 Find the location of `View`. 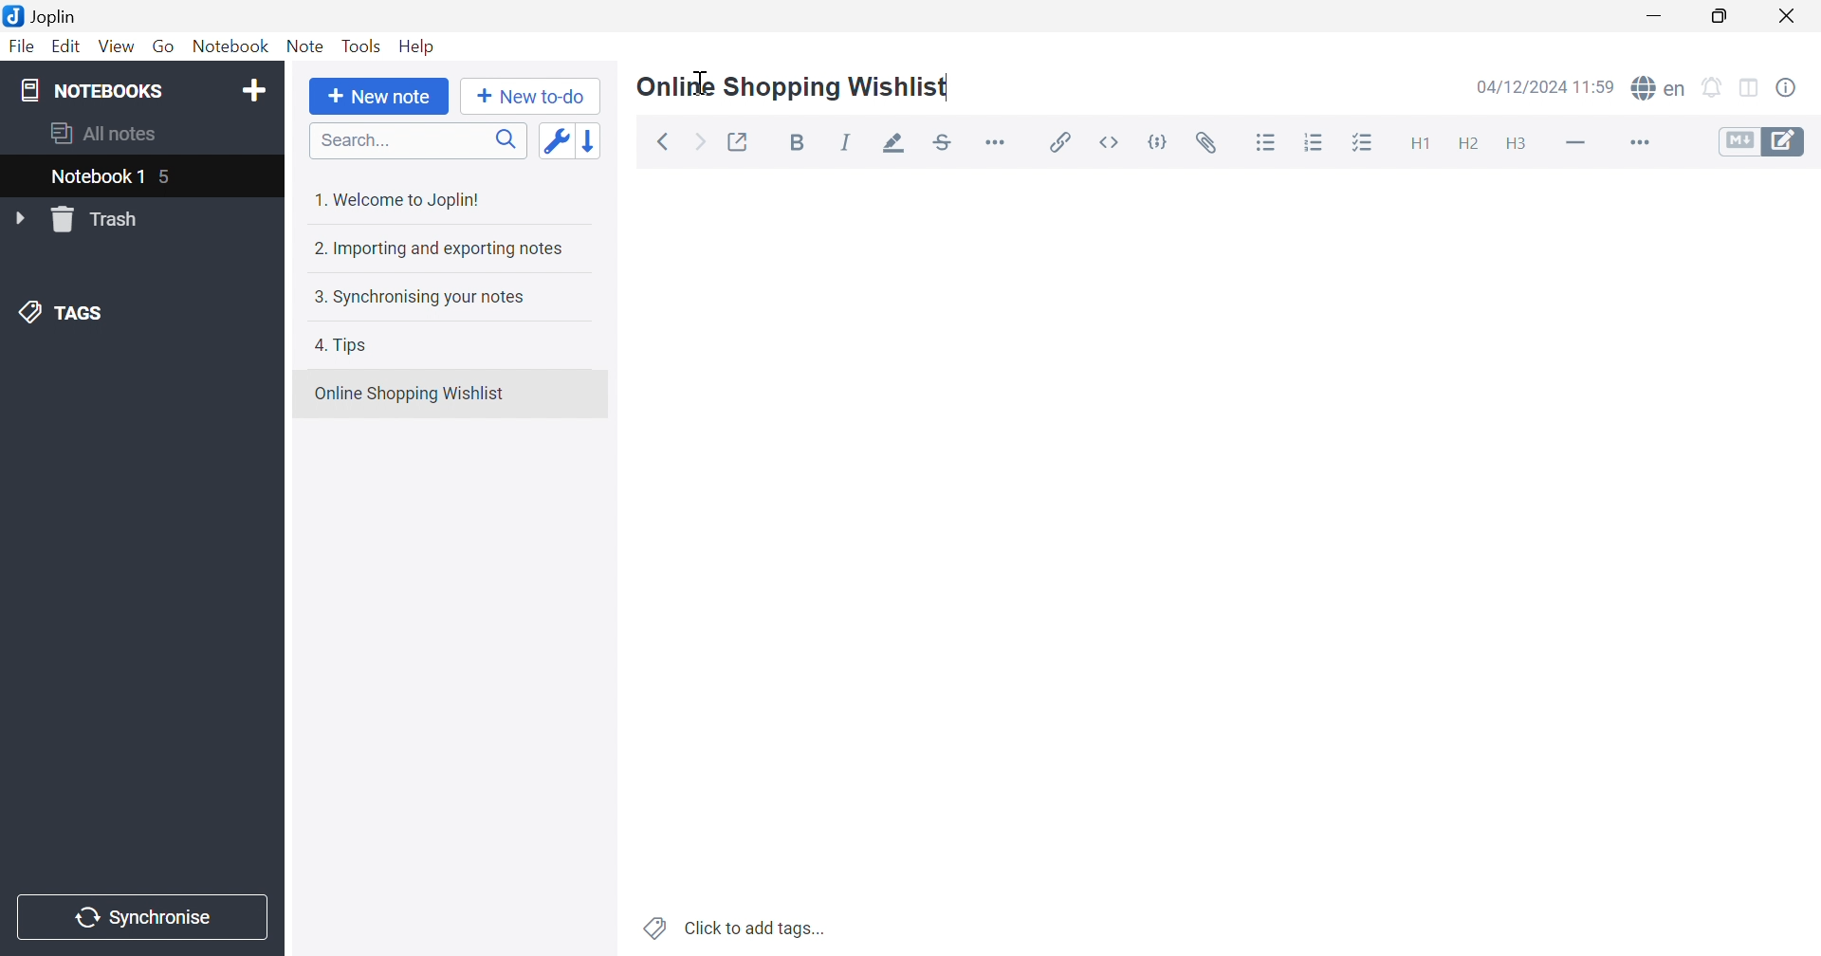

View is located at coordinates (115, 47).